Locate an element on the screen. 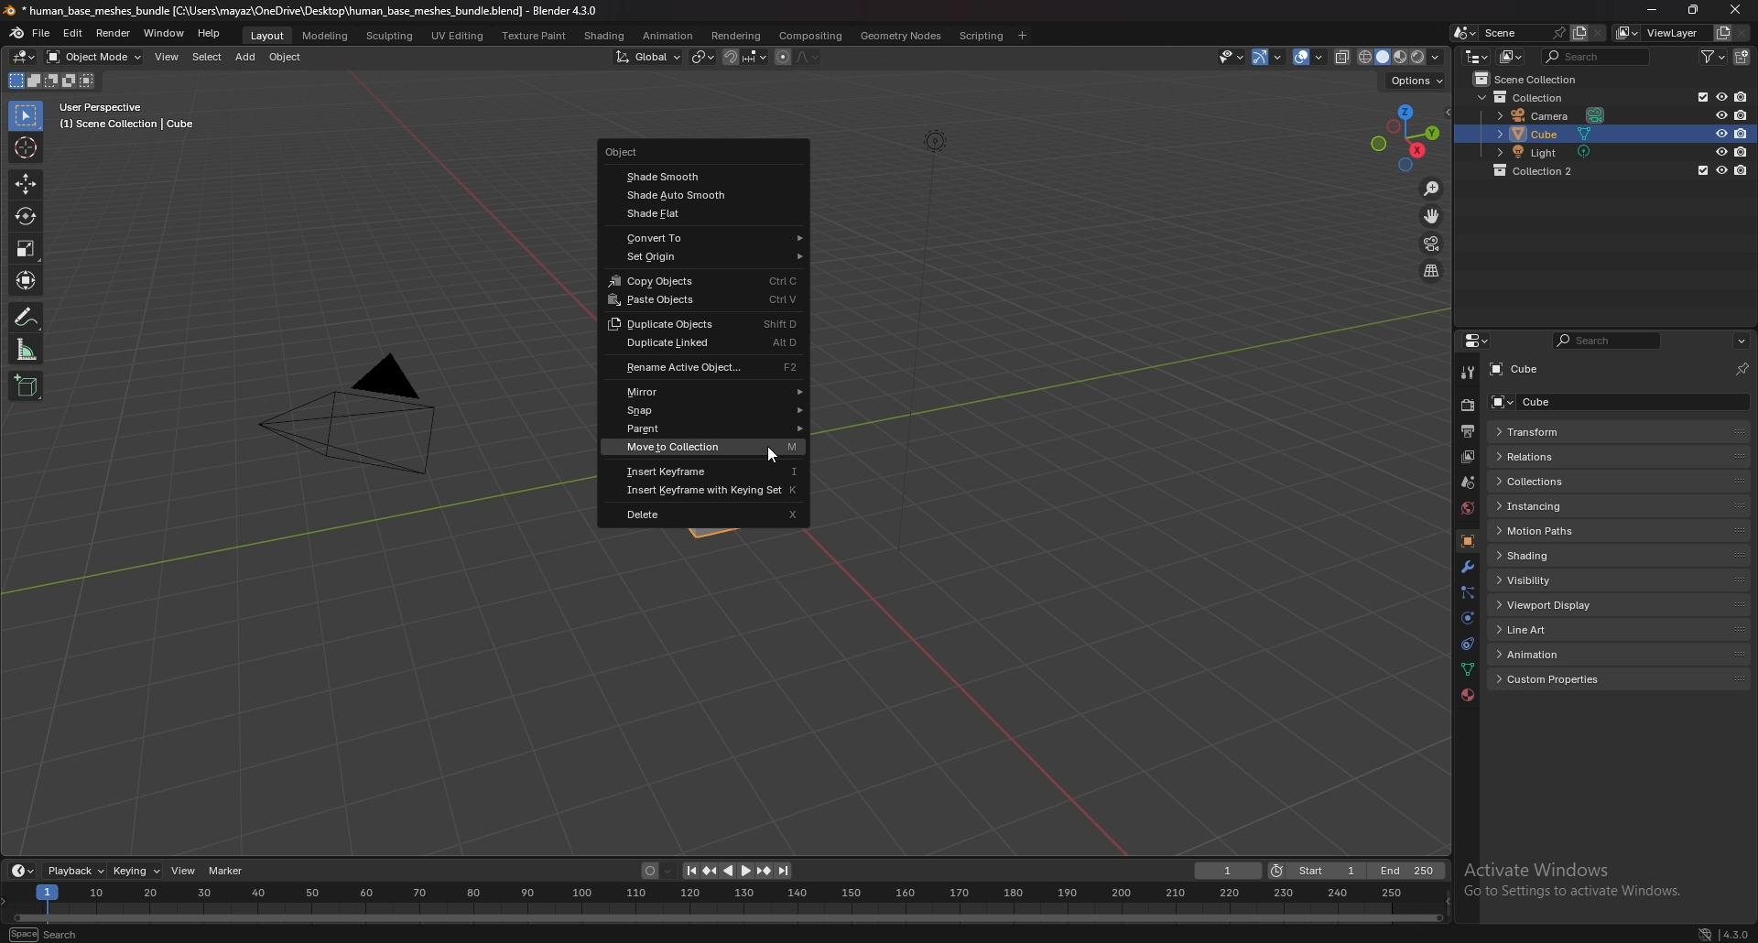 The image size is (1758, 943). modifier is located at coordinates (1468, 569).